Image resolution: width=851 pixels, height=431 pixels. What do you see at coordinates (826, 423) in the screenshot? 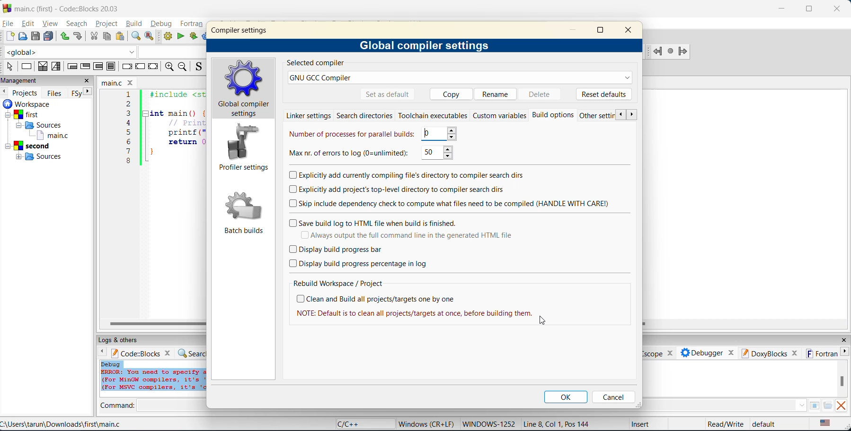
I see `text language` at bounding box center [826, 423].